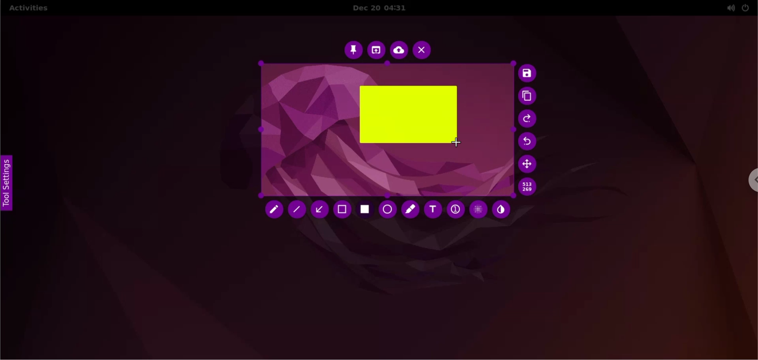  What do you see at coordinates (527, 119) in the screenshot?
I see `redo` at bounding box center [527, 119].